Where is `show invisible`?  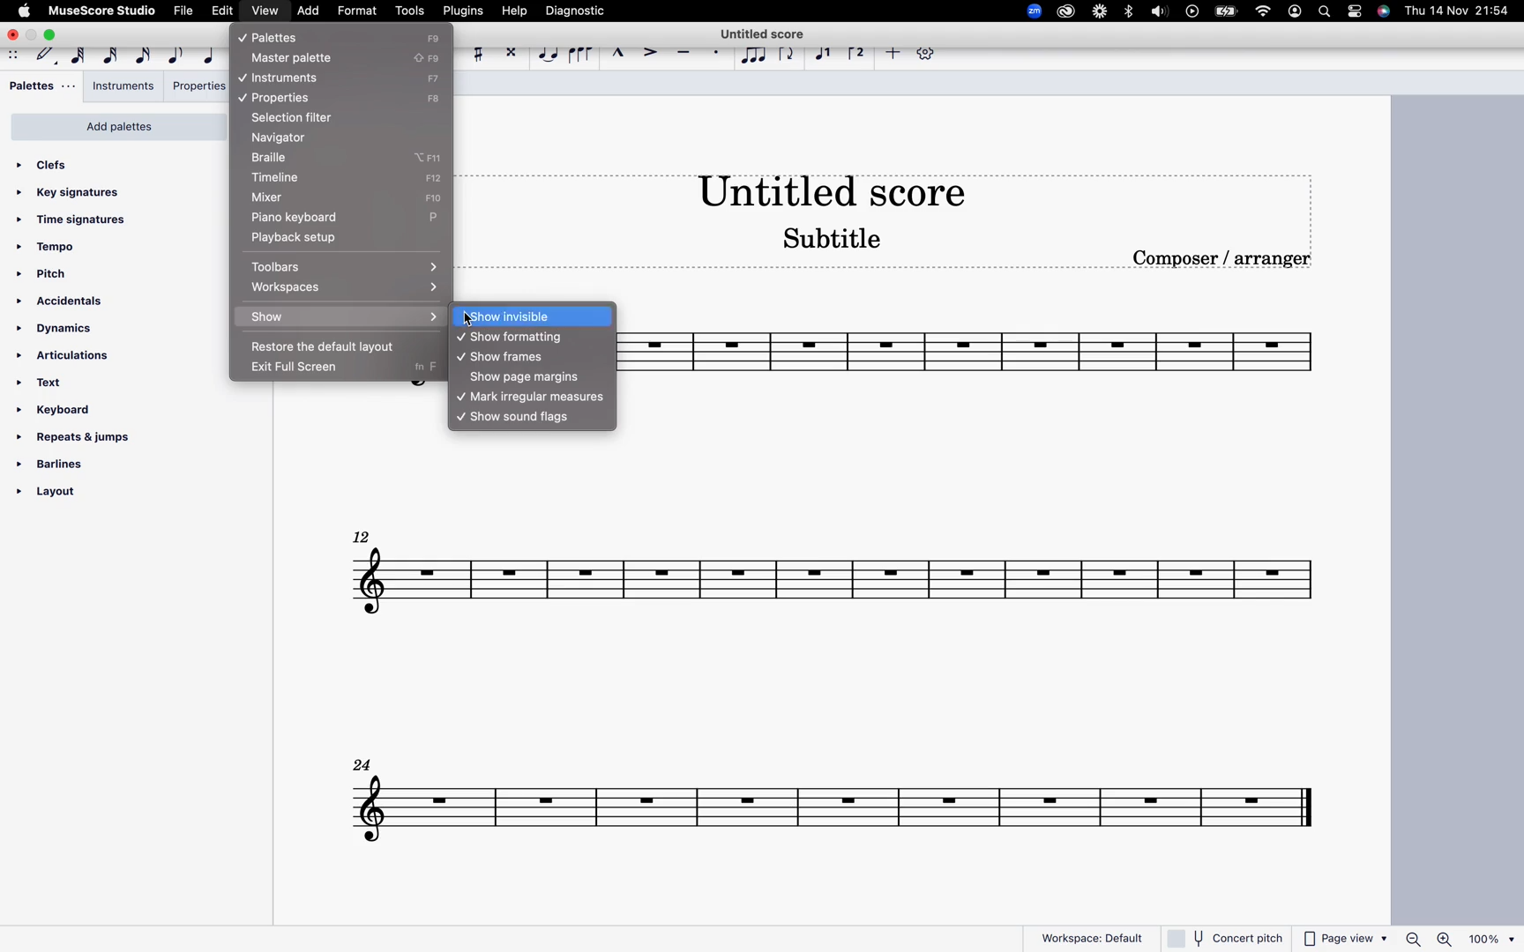 show invisible is located at coordinates (533, 317).